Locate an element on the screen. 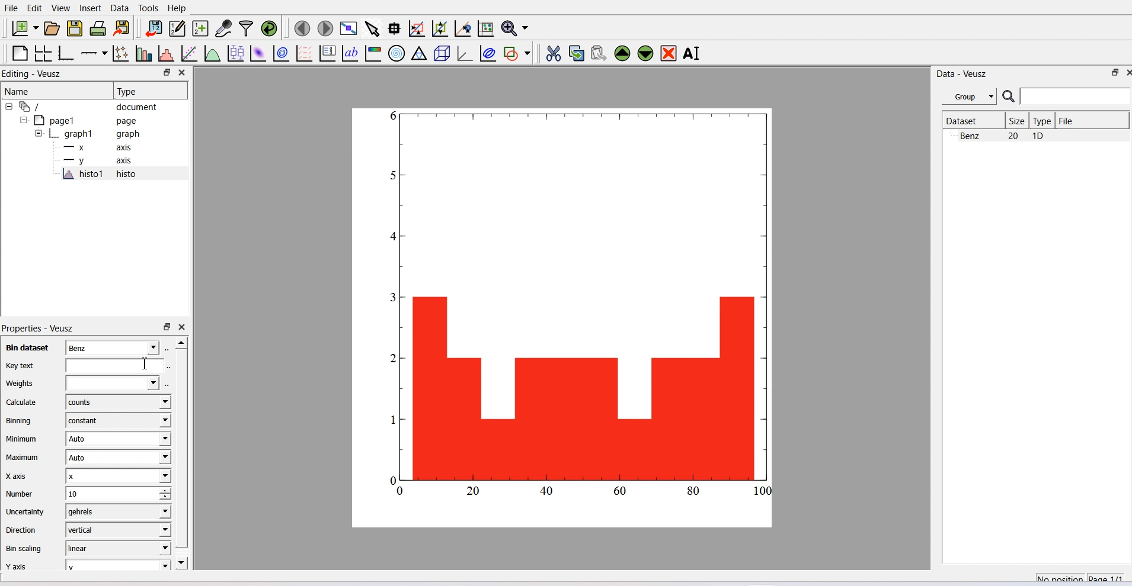 The image size is (1132, 586). Blank Page is located at coordinates (19, 53).